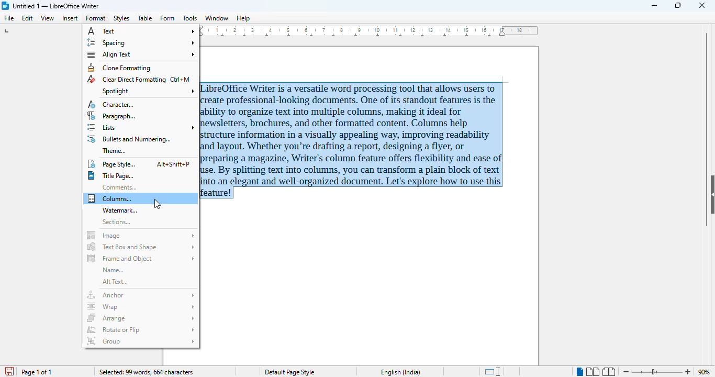  What do you see at coordinates (6, 6) in the screenshot?
I see `LibreOffice logo` at bounding box center [6, 6].